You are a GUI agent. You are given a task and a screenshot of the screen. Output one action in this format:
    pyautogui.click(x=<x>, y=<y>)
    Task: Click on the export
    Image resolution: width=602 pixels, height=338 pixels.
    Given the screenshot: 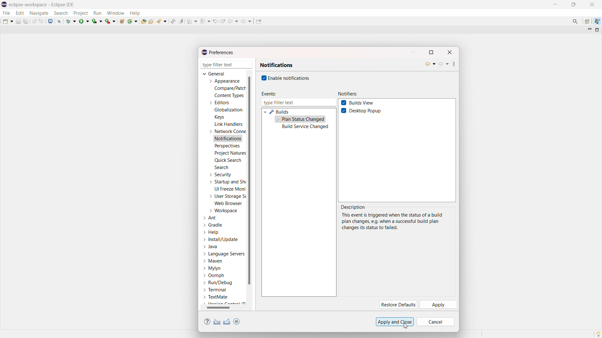 What is the action you would take?
    pyautogui.click(x=227, y=322)
    